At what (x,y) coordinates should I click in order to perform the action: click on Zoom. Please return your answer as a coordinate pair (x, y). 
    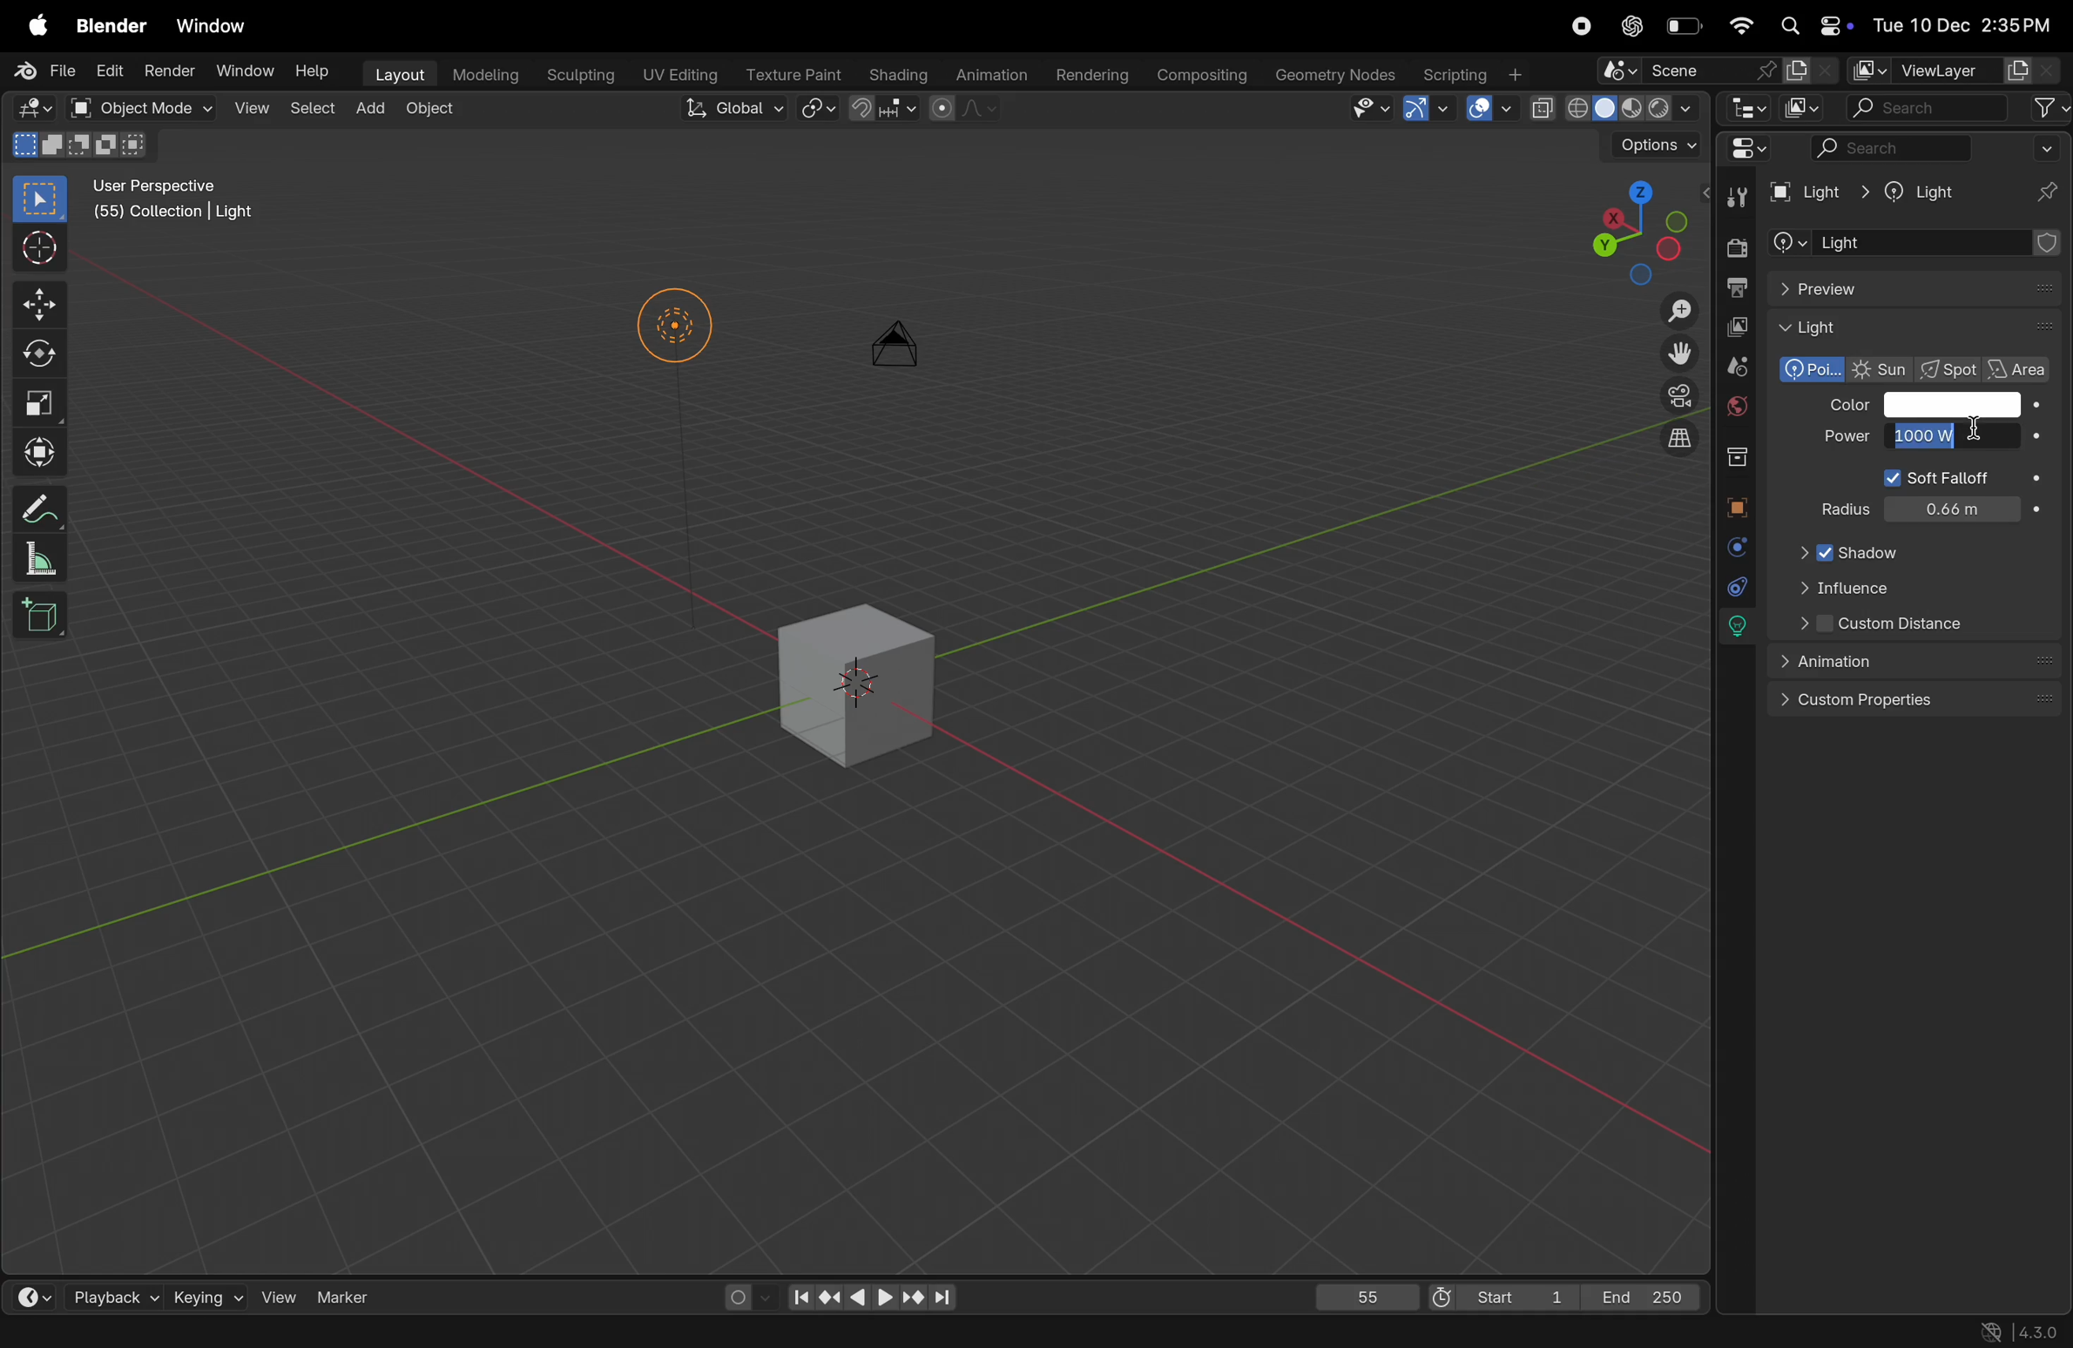
    Looking at the image, I should click on (1683, 313).